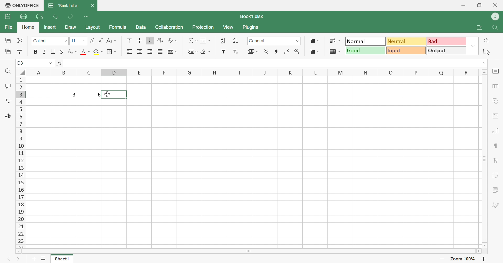  Describe the element at coordinates (118, 27) in the screenshot. I see `Formula` at that location.